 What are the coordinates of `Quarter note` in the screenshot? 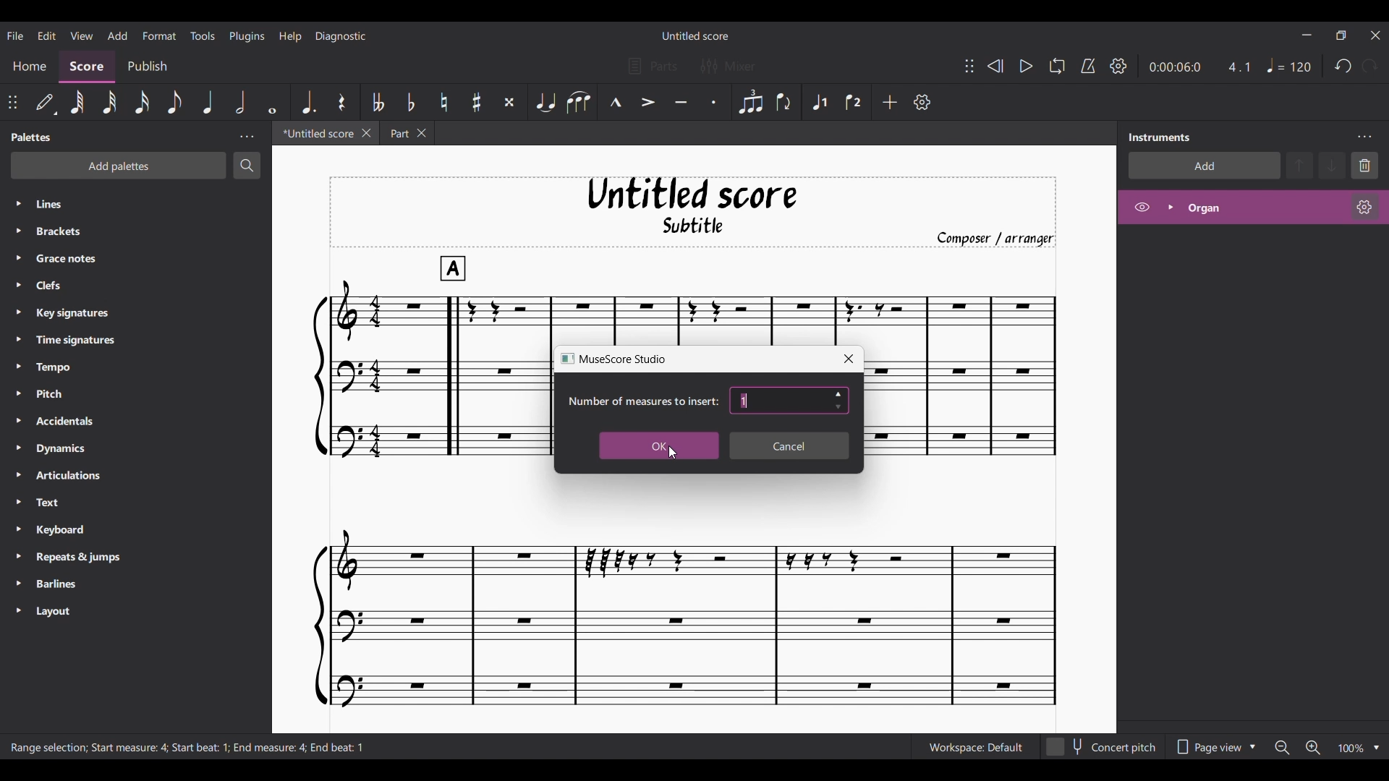 It's located at (1288, 65).